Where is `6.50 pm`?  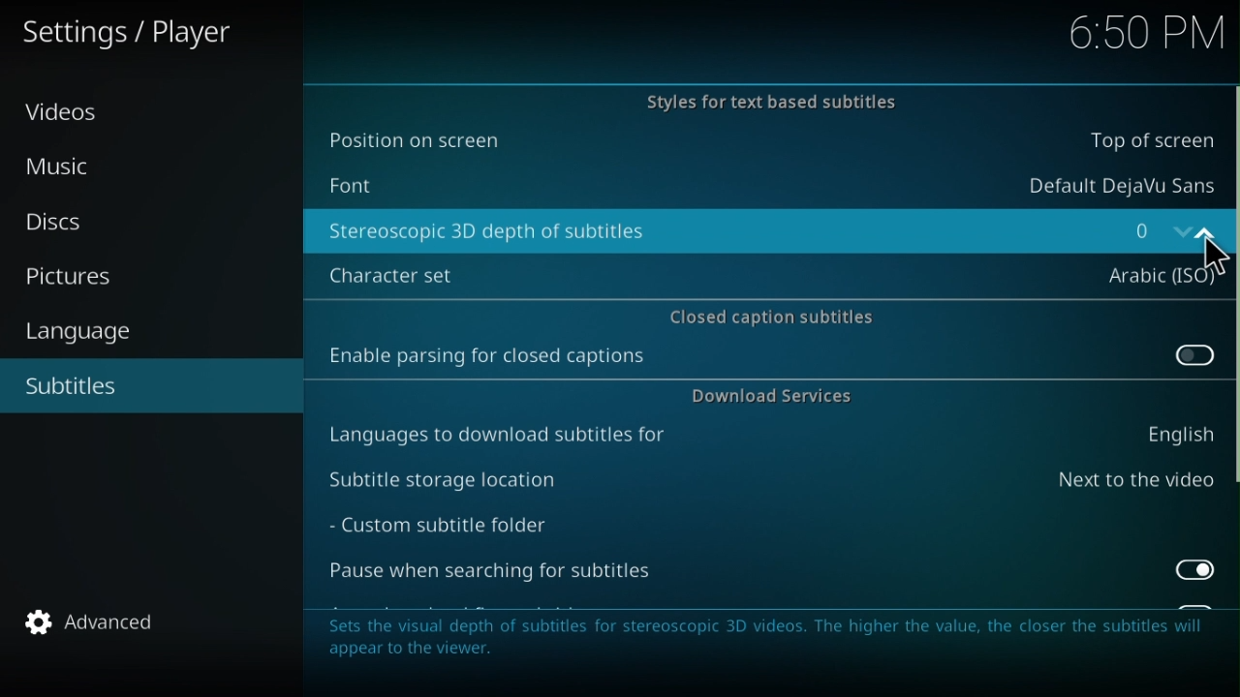
6.50 pm is located at coordinates (1142, 32).